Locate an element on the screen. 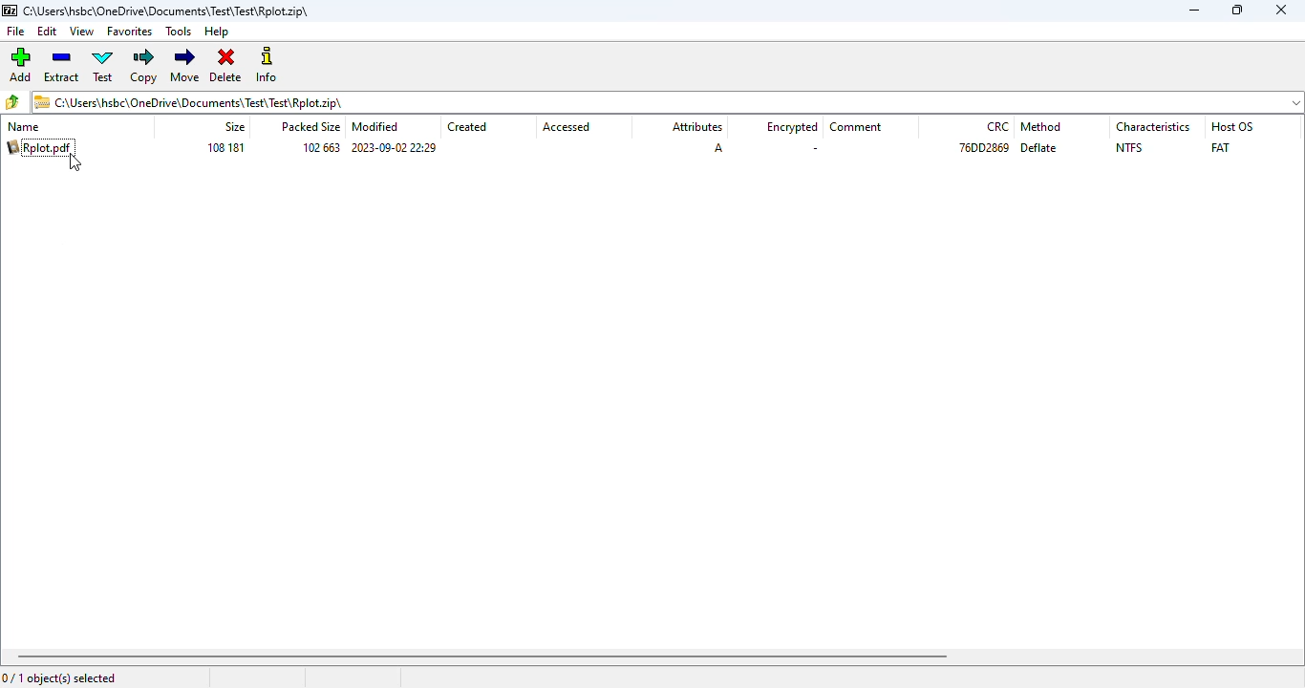 The height and width of the screenshot is (688, 1305). created is located at coordinates (469, 126).